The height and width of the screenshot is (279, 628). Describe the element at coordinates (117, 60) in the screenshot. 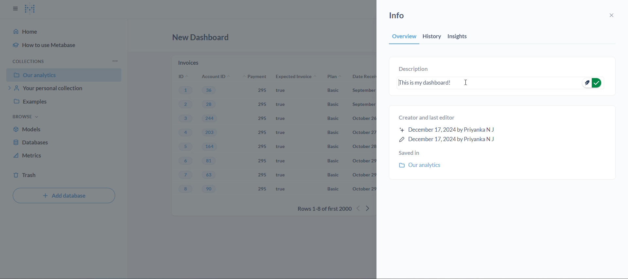

I see `more ` at that location.